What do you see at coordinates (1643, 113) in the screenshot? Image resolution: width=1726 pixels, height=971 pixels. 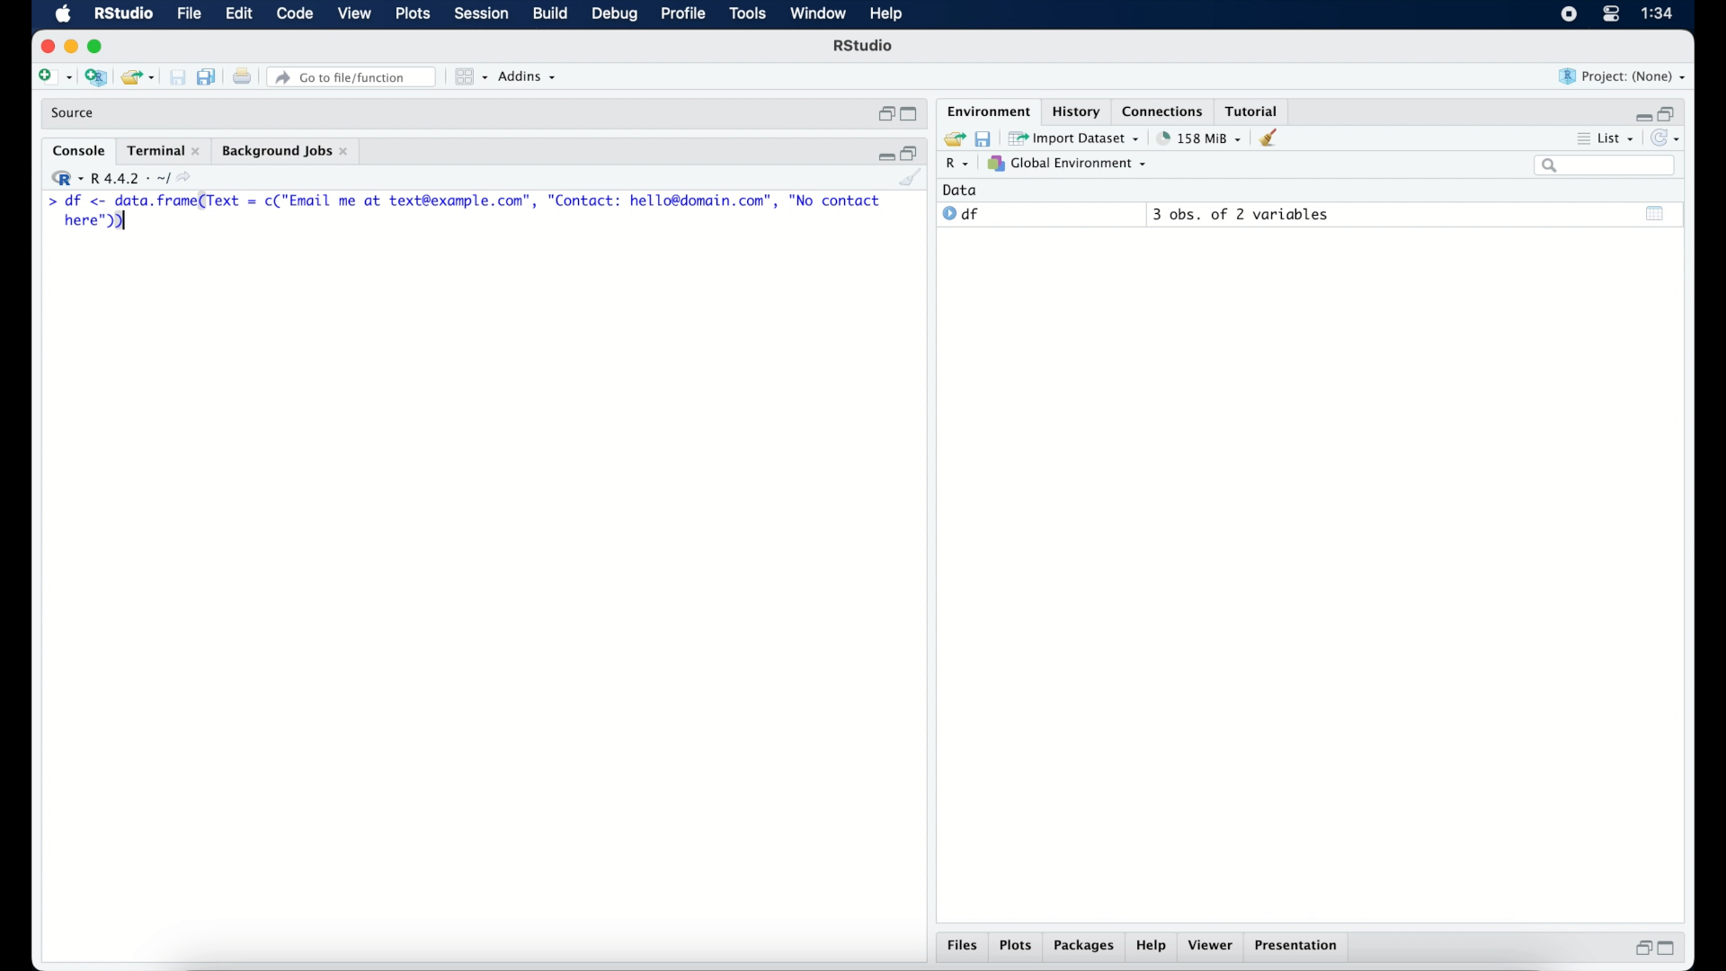 I see `minimize` at bounding box center [1643, 113].